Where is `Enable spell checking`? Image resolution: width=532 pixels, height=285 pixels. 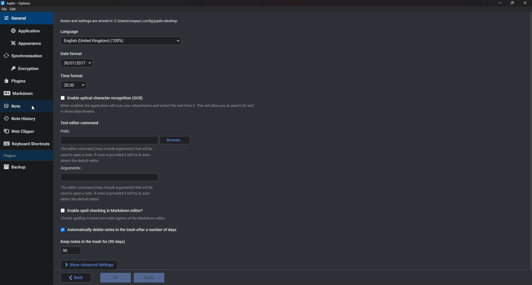 Enable spell checking is located at coordinates (102, 211).